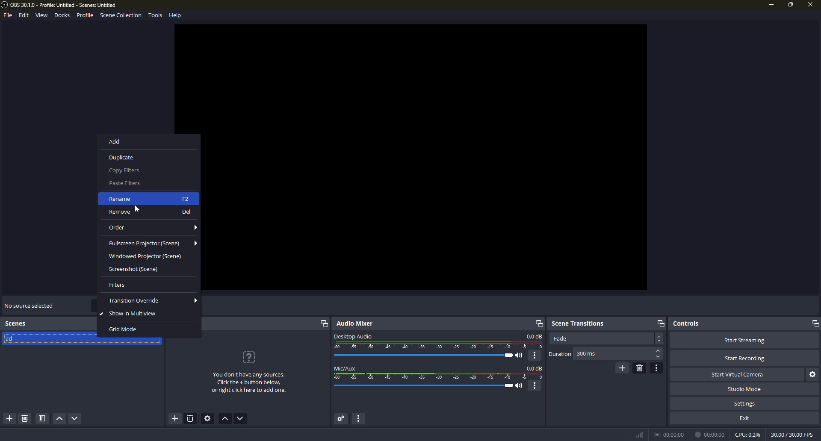 This screenshot has width=821, height=441. I want to click on configure virtual camera, so click(813, 374).